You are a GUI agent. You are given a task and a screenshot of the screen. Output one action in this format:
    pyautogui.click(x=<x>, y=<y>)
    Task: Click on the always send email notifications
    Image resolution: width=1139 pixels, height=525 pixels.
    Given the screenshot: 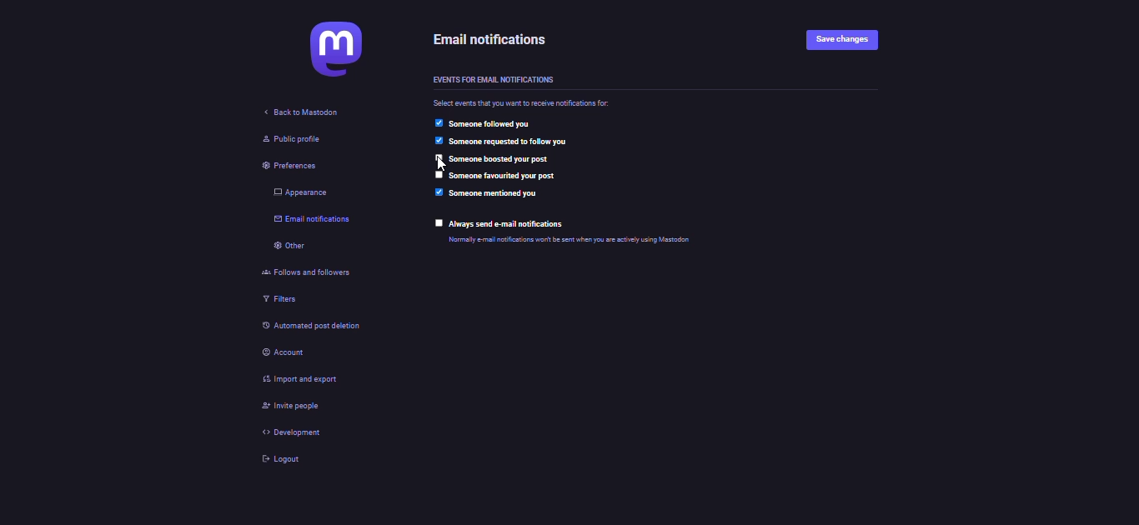 What is the action you would take?
    pyautogui.click(x=514, y=224)
    